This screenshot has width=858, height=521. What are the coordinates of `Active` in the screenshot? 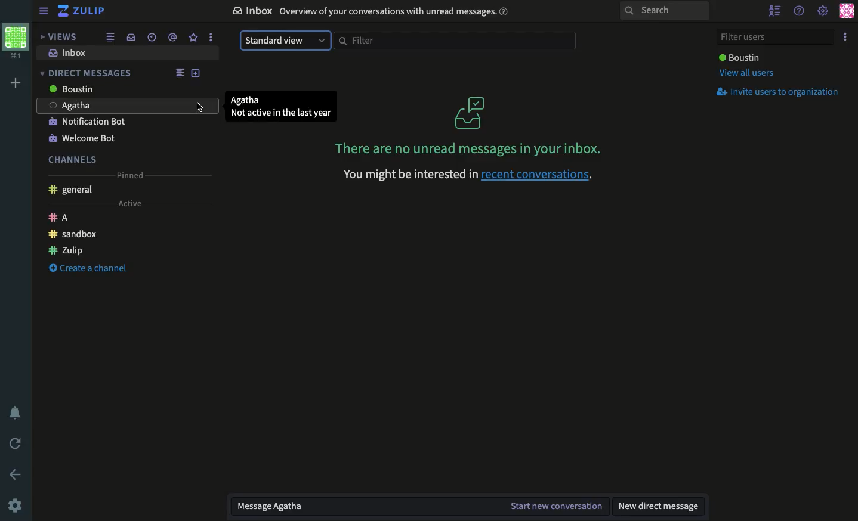 It's located at (128, 203).